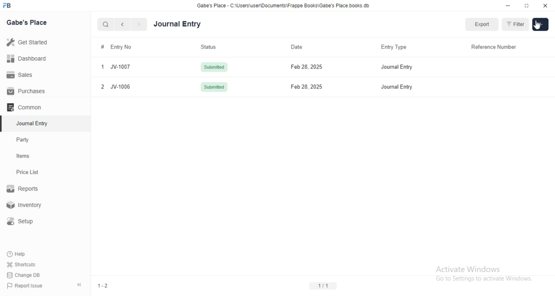 This screenshot has height=296, width=555. I want to click on minimize, so click(508, 6).